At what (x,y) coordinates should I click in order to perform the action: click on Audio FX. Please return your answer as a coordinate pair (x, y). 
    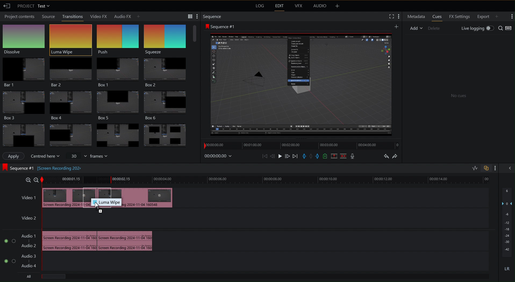
    Looking at the image, I should click on (127, 16).